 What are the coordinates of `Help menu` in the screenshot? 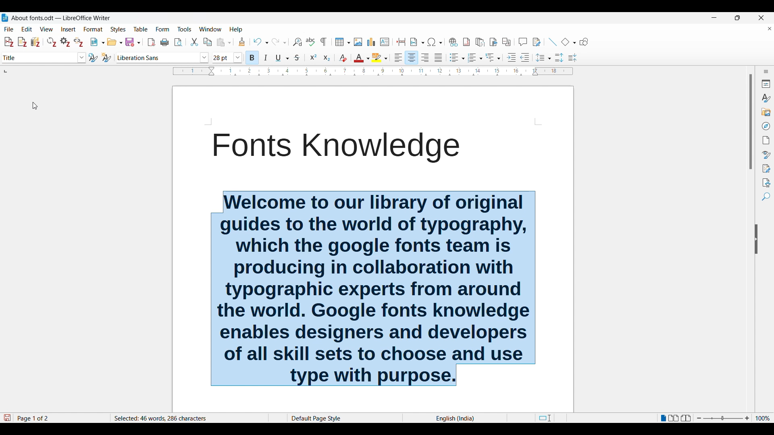 It's located at (236, 30).